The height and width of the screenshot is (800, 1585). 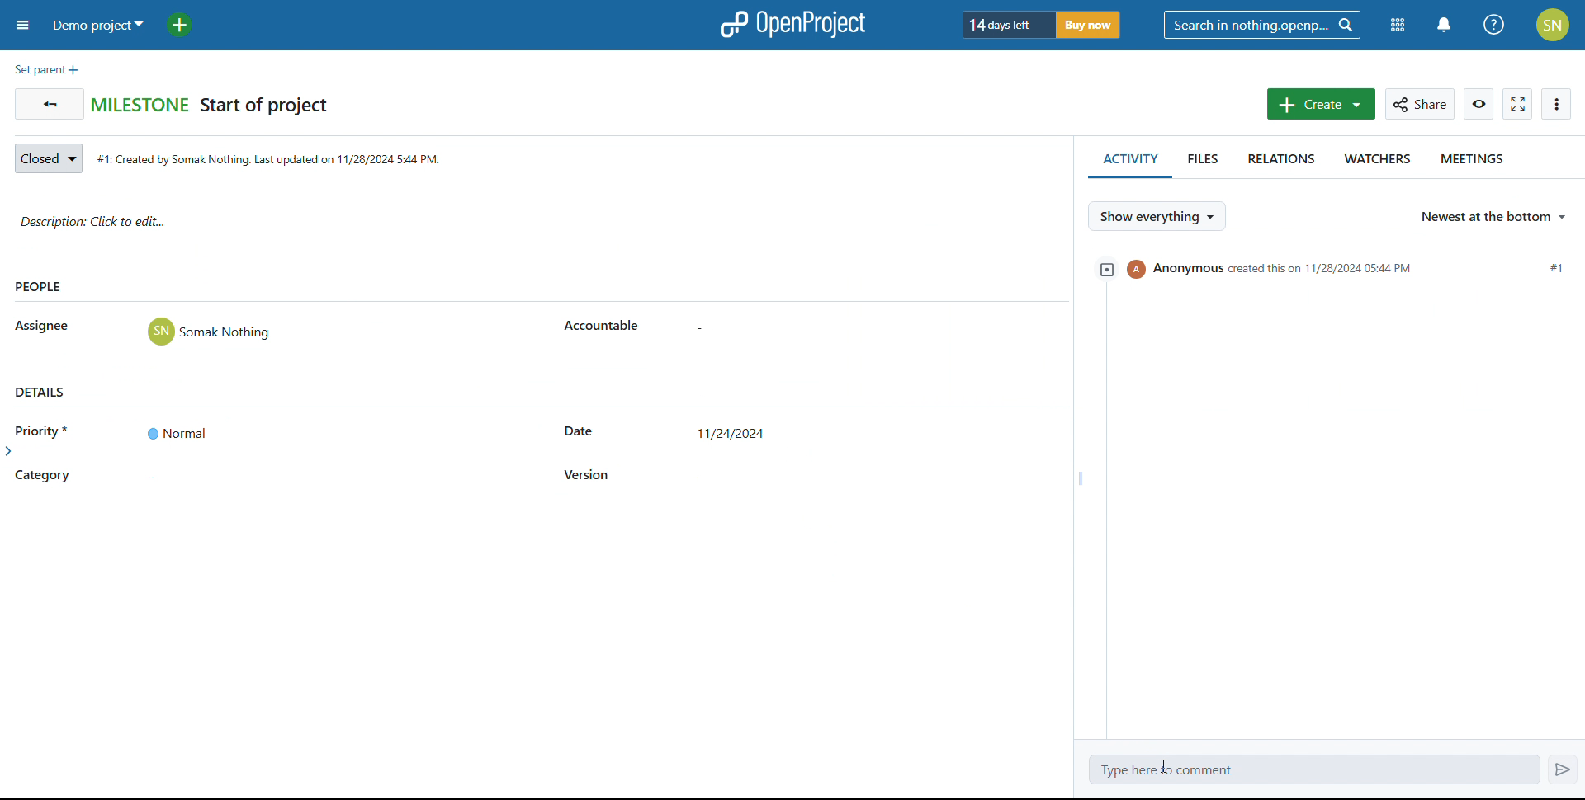 What do you see at coordinates (1493, 218) in the screenshot?
I see `select sorting` at bounding box center [1493, 218].